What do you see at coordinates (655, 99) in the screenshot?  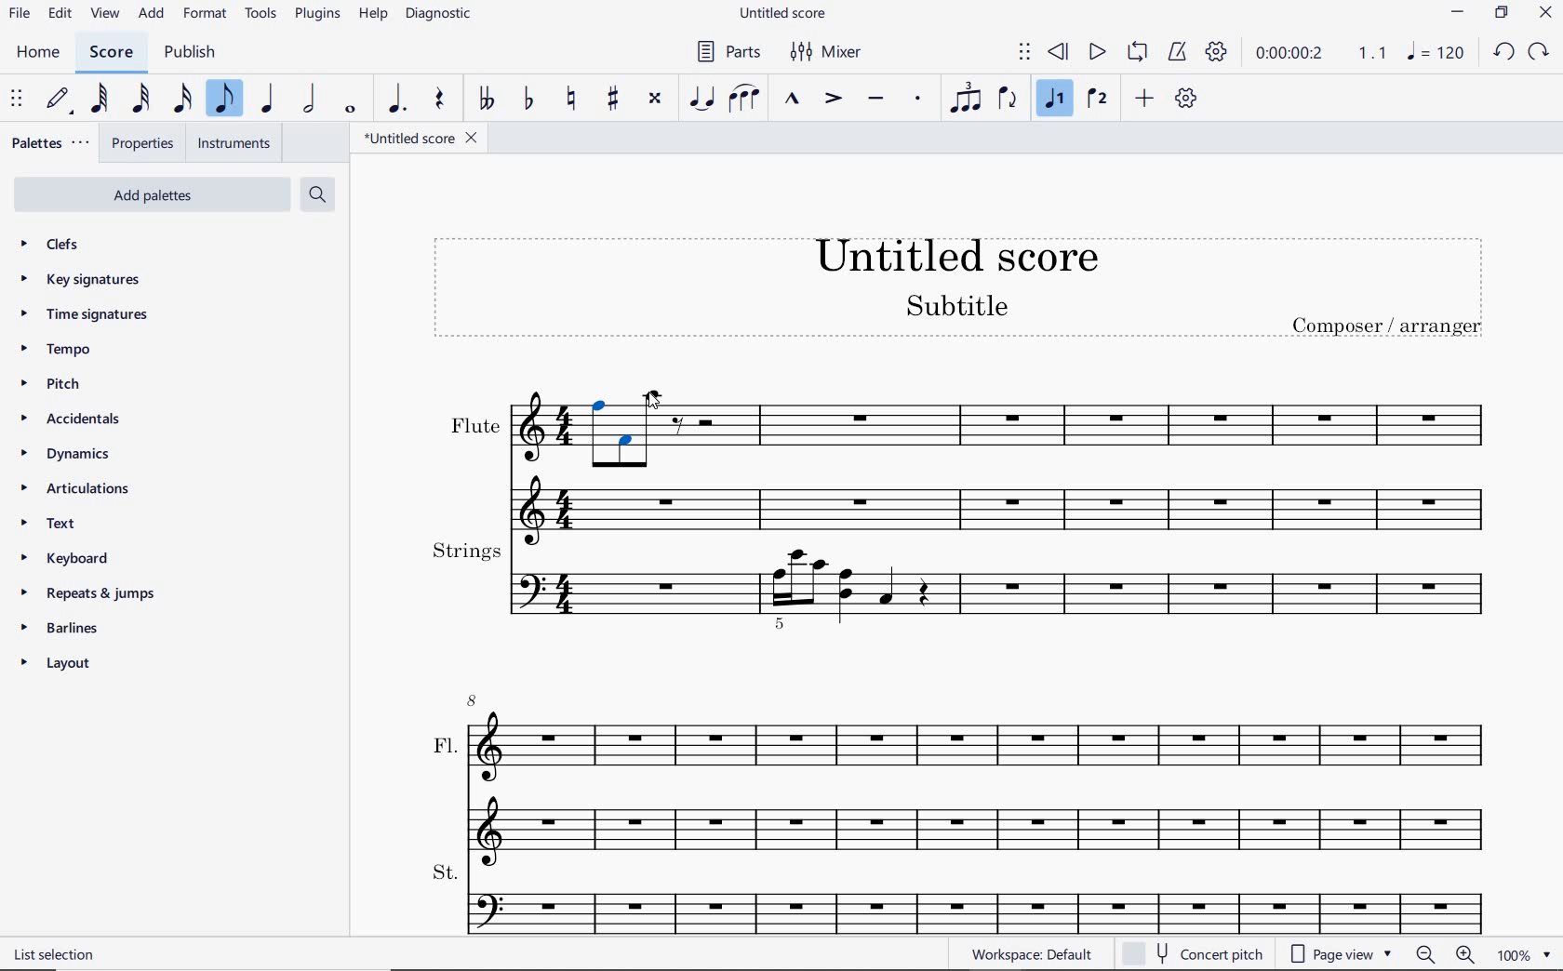 I see `TOGGLE DOUBLE-SHARP` at bounding box center [655, 99].